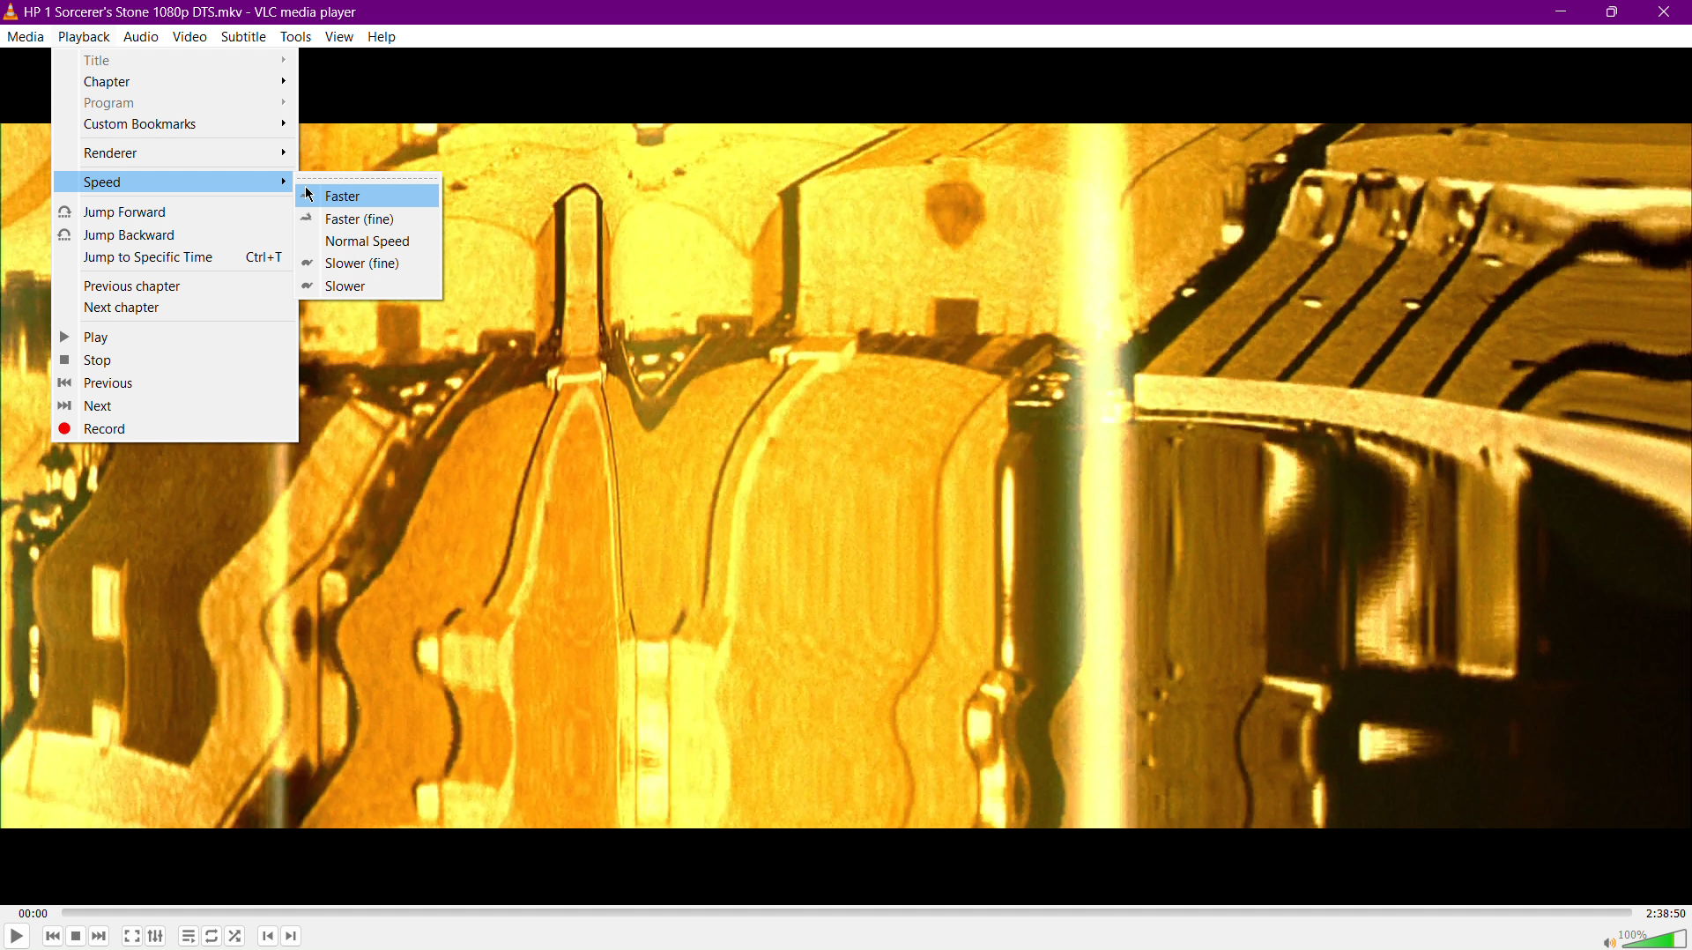 The width and height of the screenshot is (1692, 950). What do you see at coordinates (1072, 475) in the screenshot?
I see `Video` at bounding box center [1072, 475].